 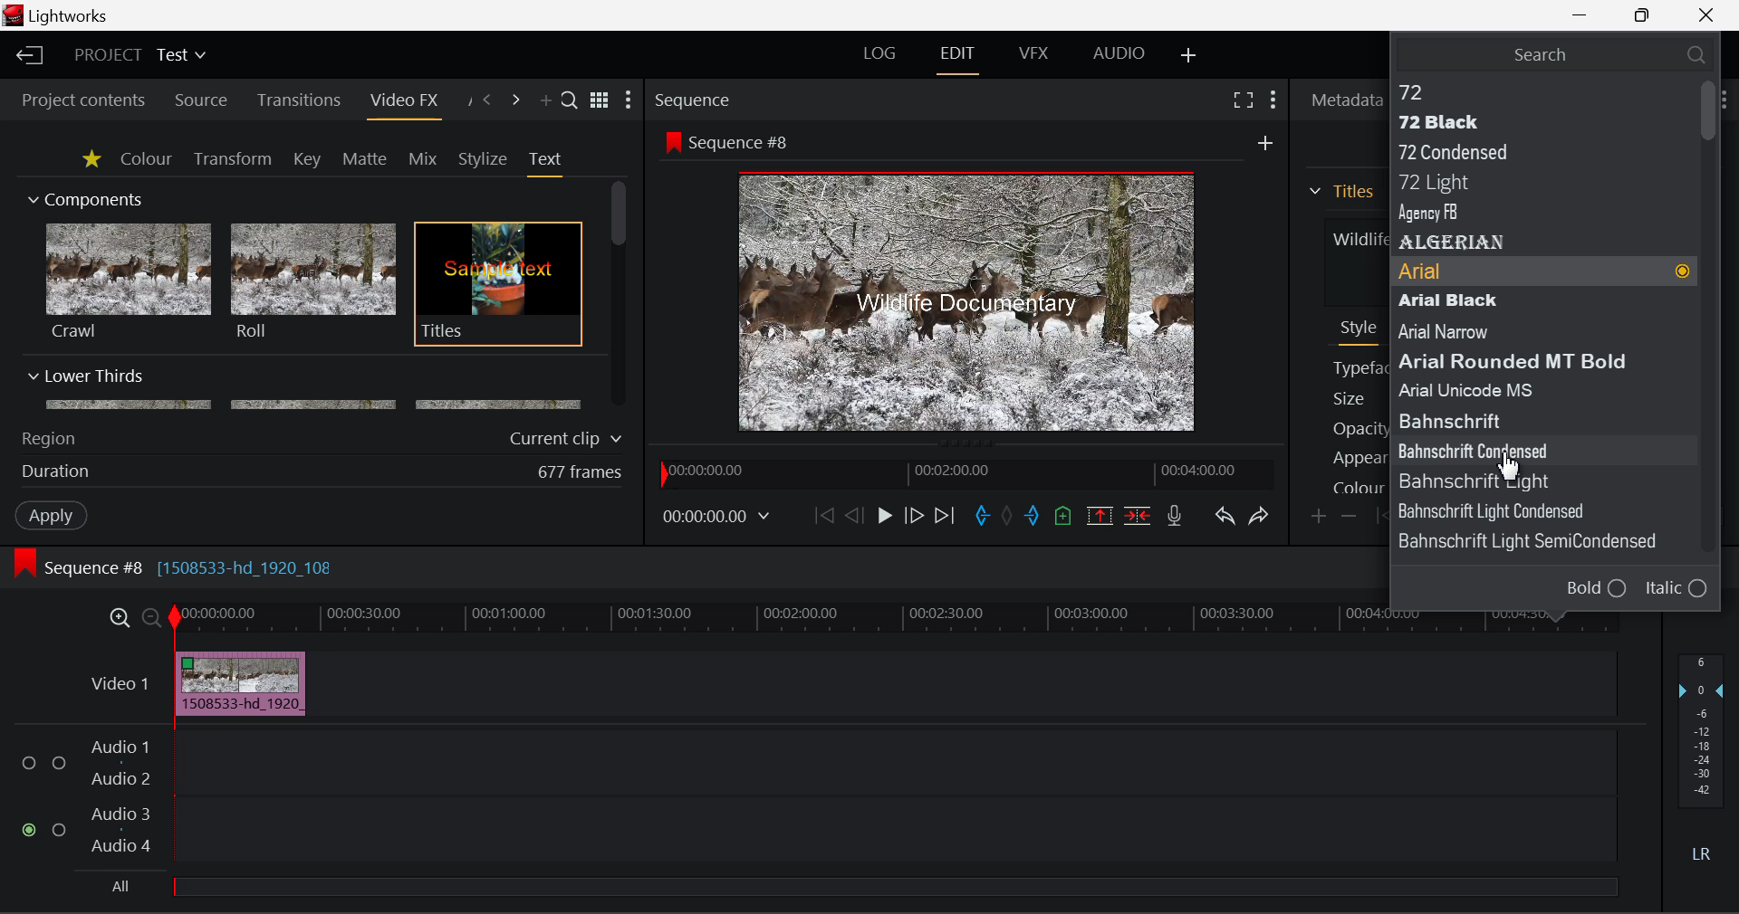 I want to click on Region, so click(x=48, y=439).